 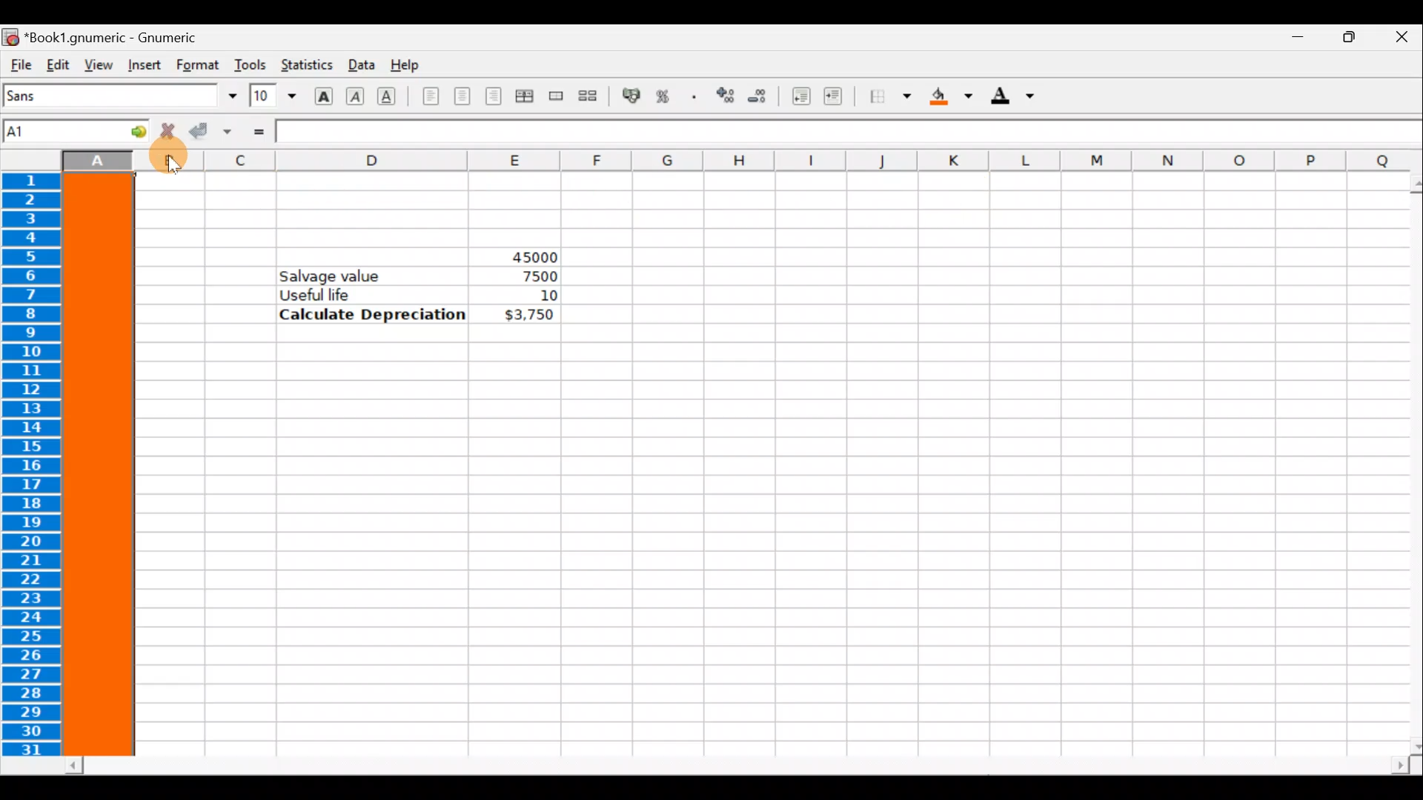 I want to click on Calculate Depreciation, so click(x=373, y=313).